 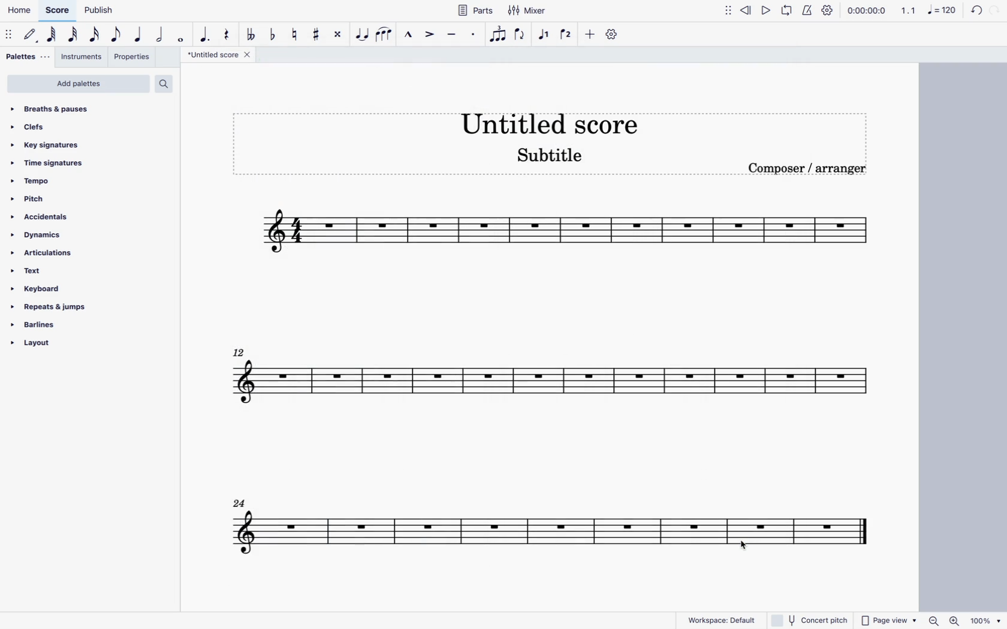 What do you see at coordinates (385, 37) in the screenshot?
I see `slur` at bounding box center [385, 37].